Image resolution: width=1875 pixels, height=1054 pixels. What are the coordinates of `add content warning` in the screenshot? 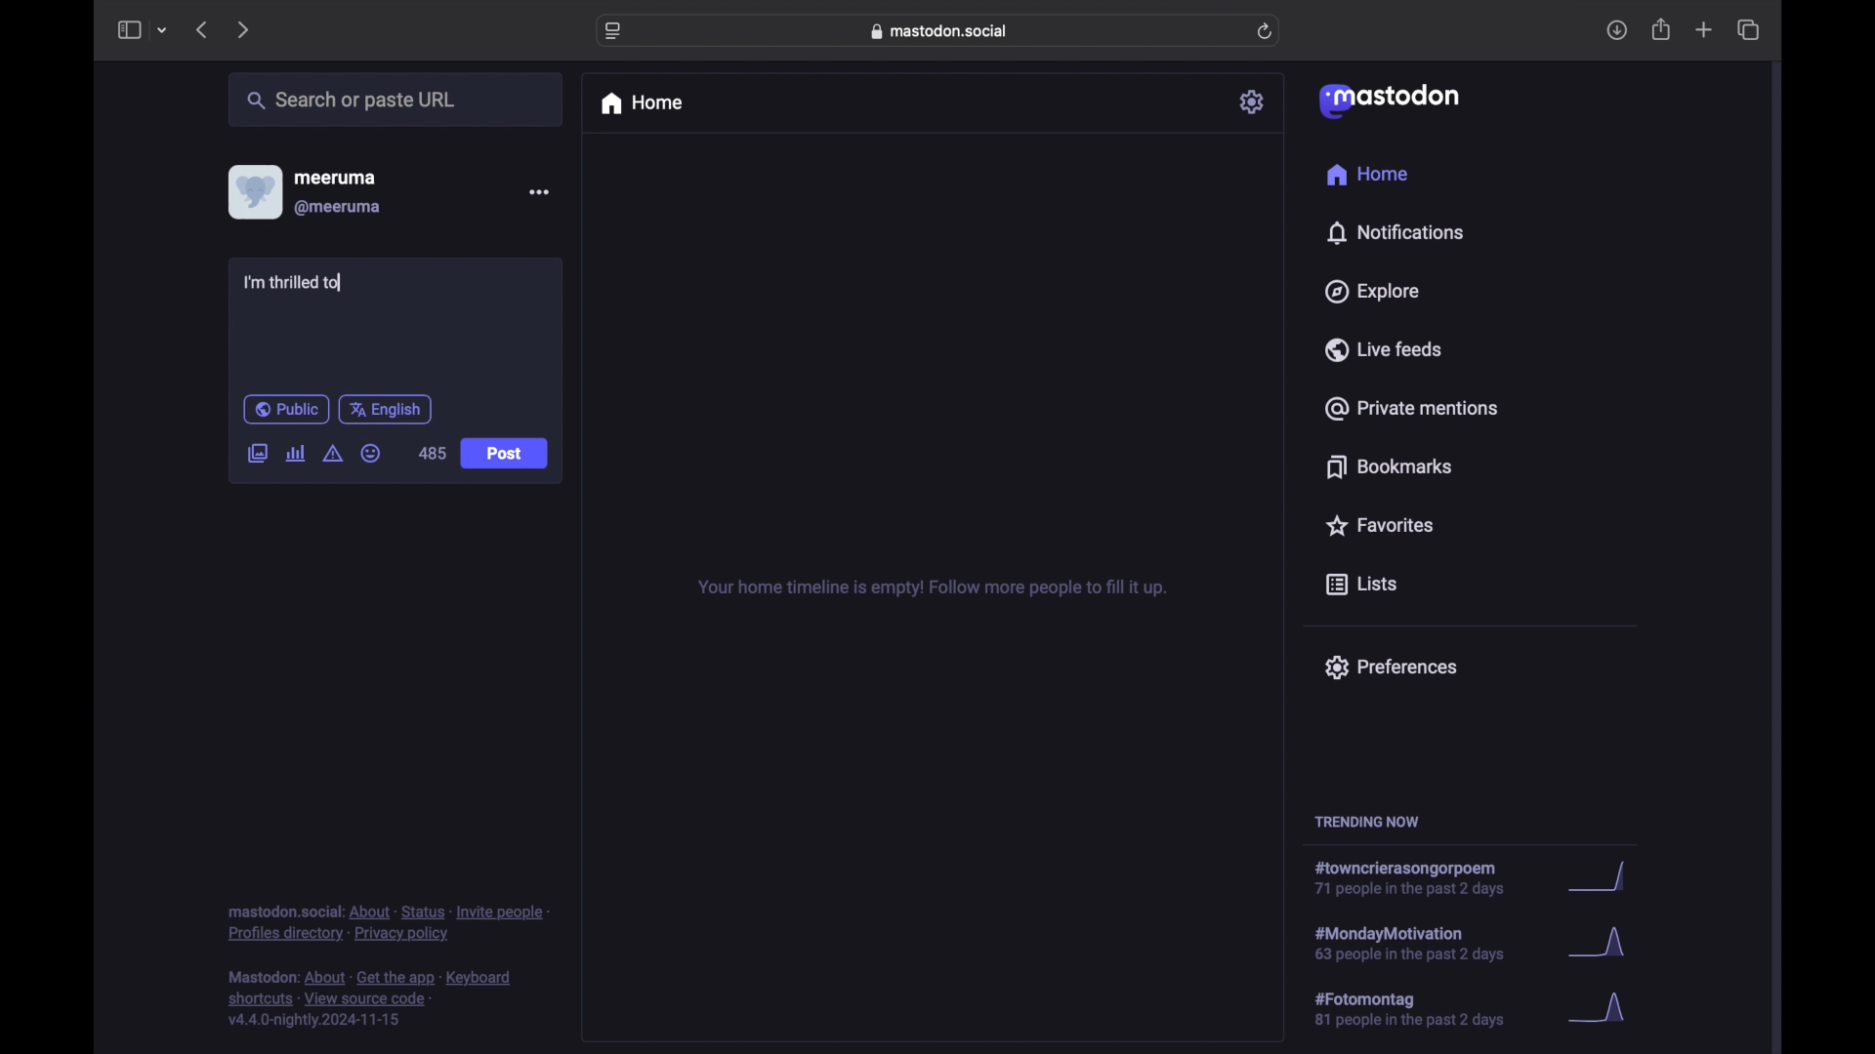 It's located at (335, 454).